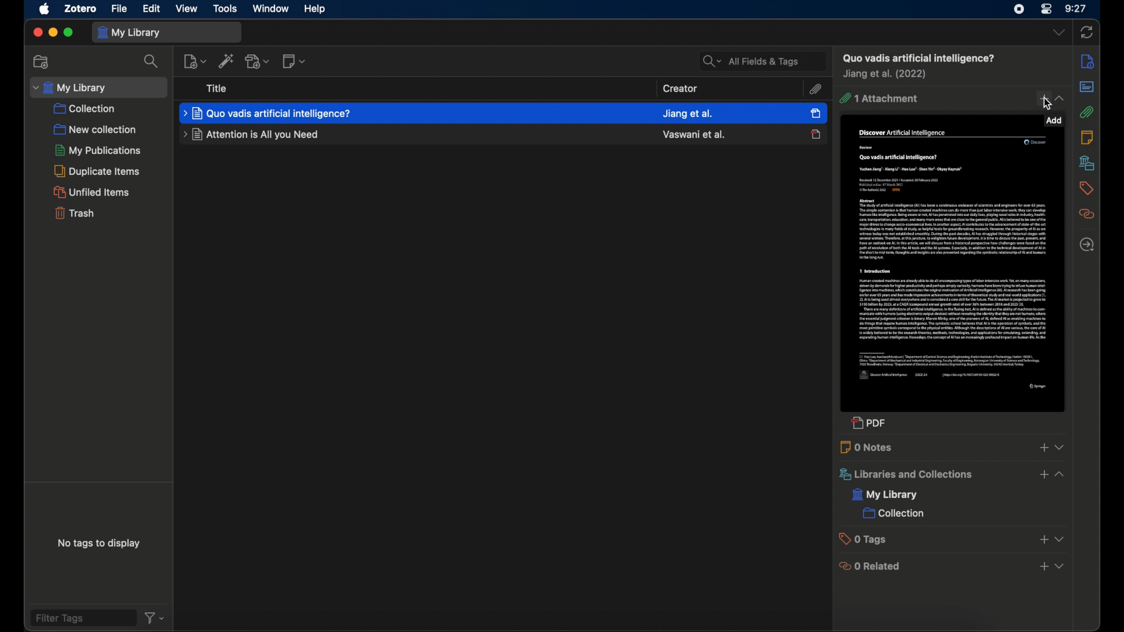 This screenshot has height=632, width=1124. What do you see at coordinates (249, 135) in the screenshot?
I see `item title` at bounding box center [249, 135].